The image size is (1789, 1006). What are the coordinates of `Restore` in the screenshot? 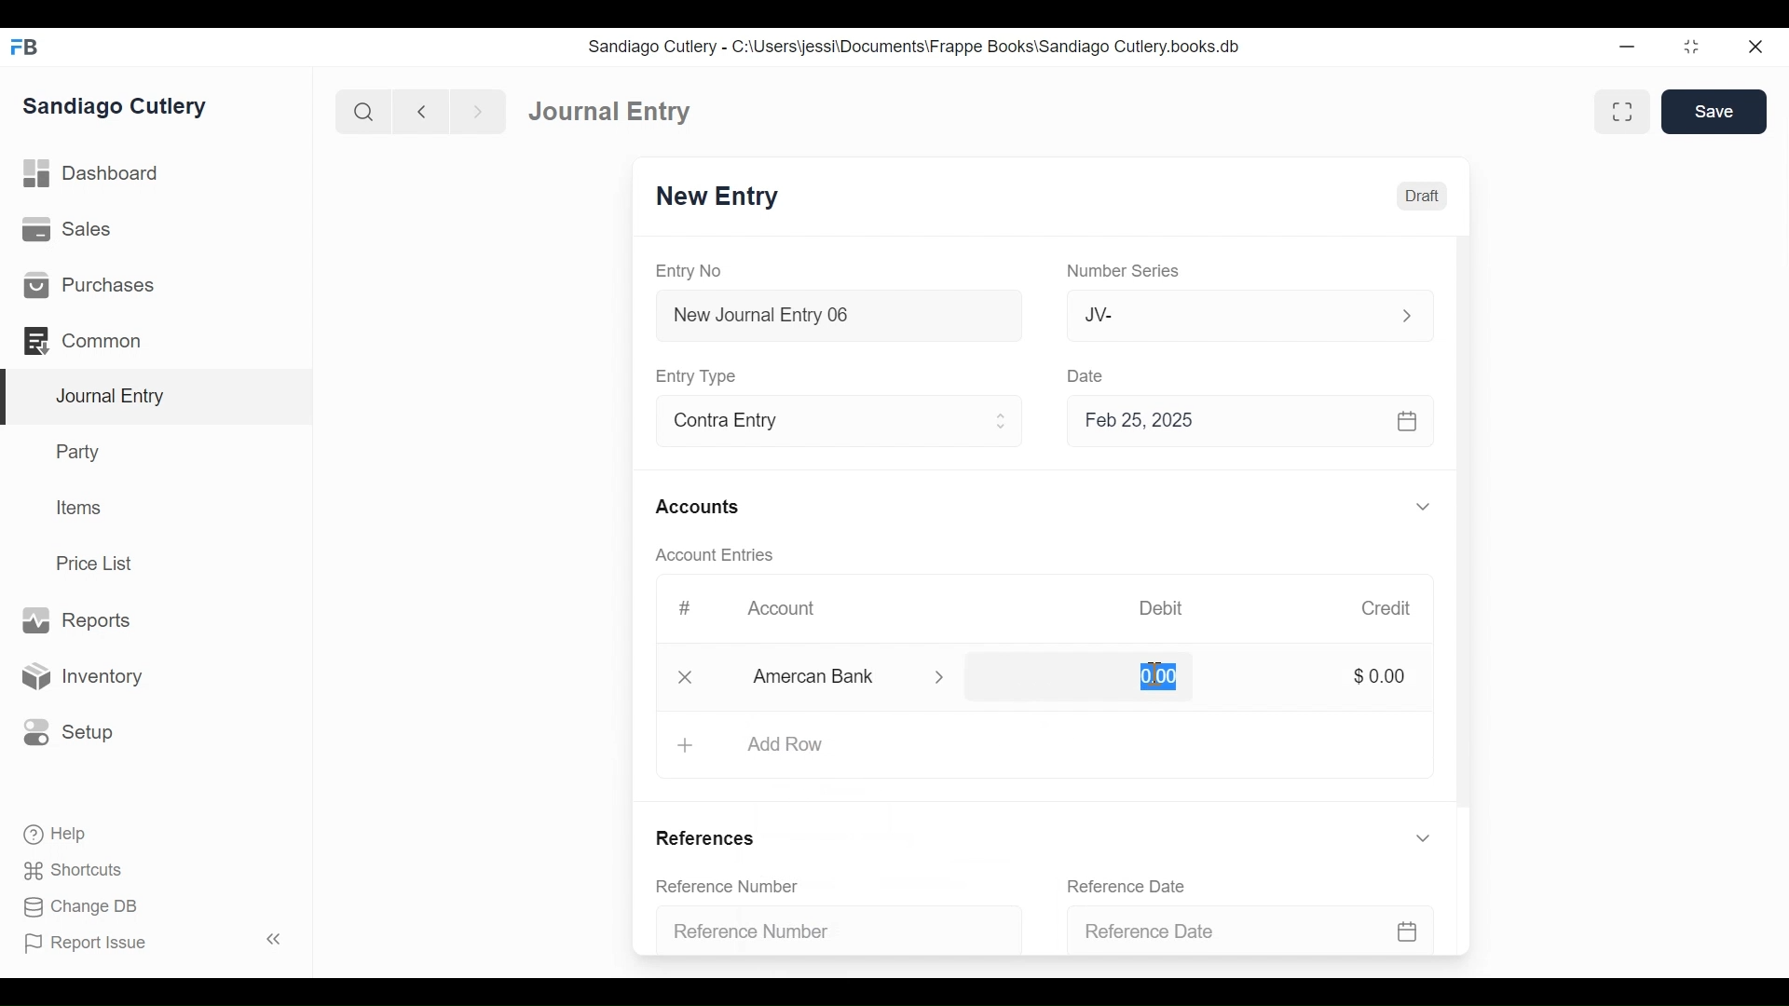 It's located at (1694, 46).